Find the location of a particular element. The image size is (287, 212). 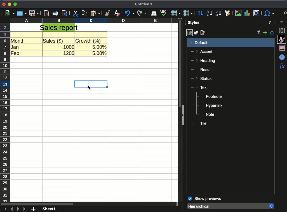

sidebar is located at coordinates (283, 23).